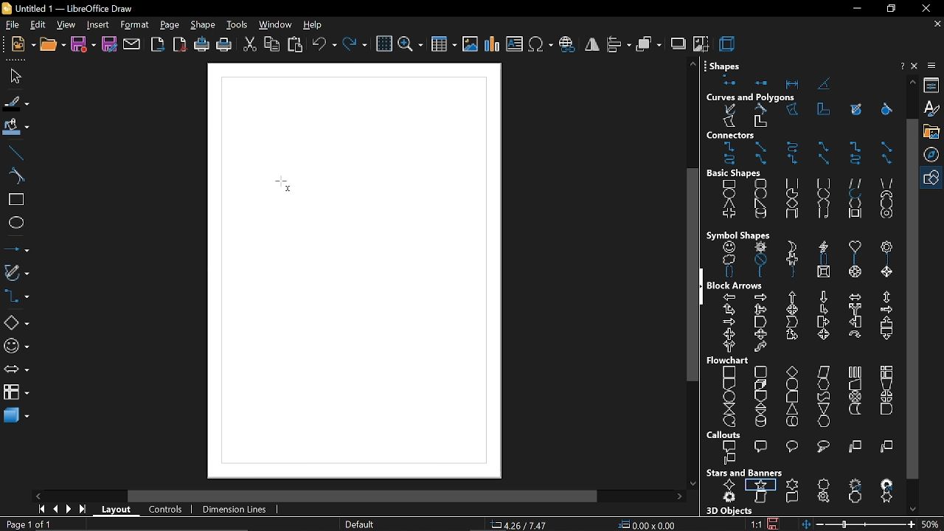 The image size is (944, 531). What do you see at coordinates (285, 183) in the screenshot?
I see `Cursor` at bounding box center [285, 183].